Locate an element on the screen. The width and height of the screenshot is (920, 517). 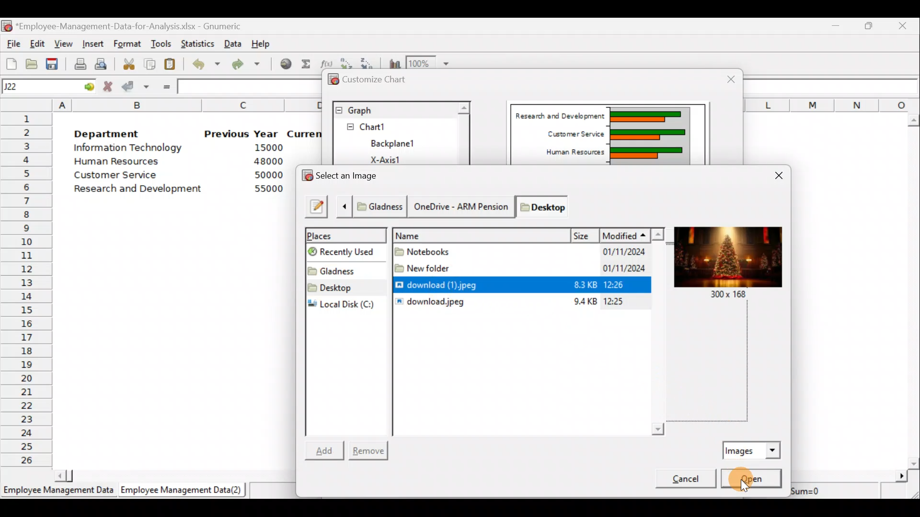
Local disk is located at coordinates (346, 304).